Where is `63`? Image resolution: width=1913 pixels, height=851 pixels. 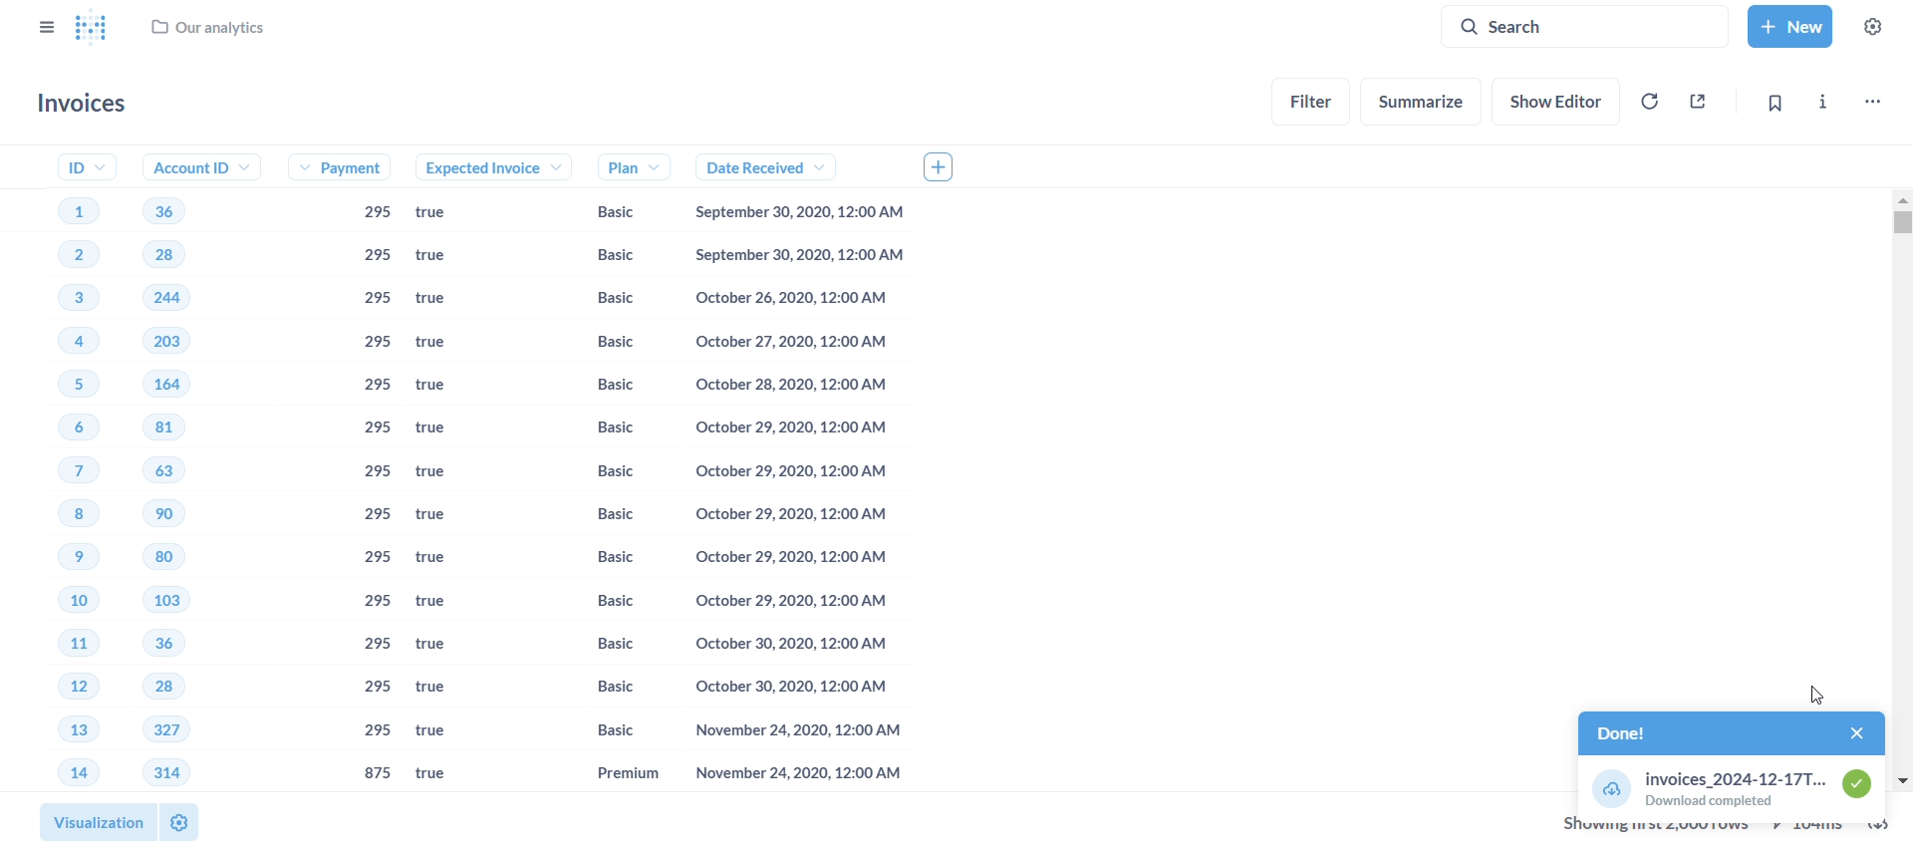 63 is located at coordinates (171, 469).